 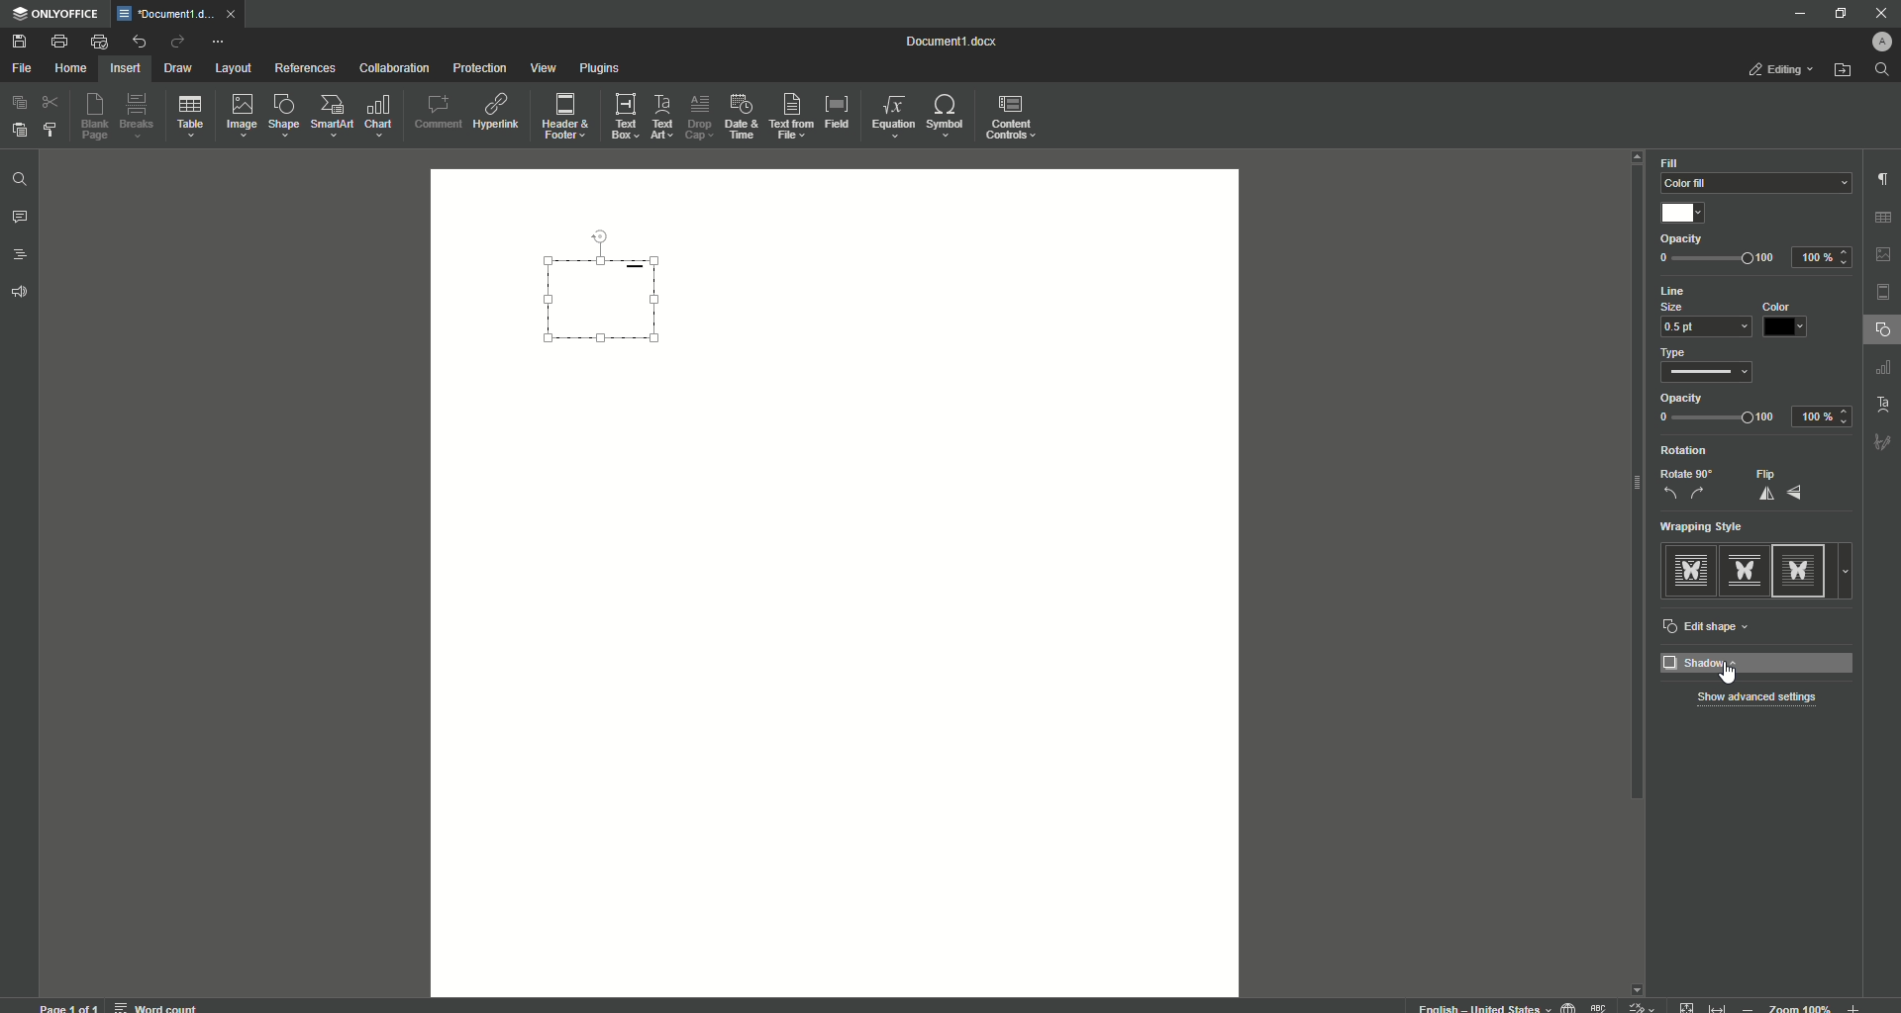 What do you see at coordinates (1475, 1006) in the screenshot?
I see `text language` at bounding box center [1475, 1006].